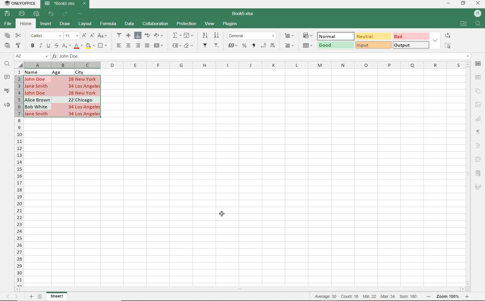 The image size is (485, 301). What do you see at coordinates (48, 46) in the screenshot?
I see `UNDERLINE` at bounding box center [48, 46].